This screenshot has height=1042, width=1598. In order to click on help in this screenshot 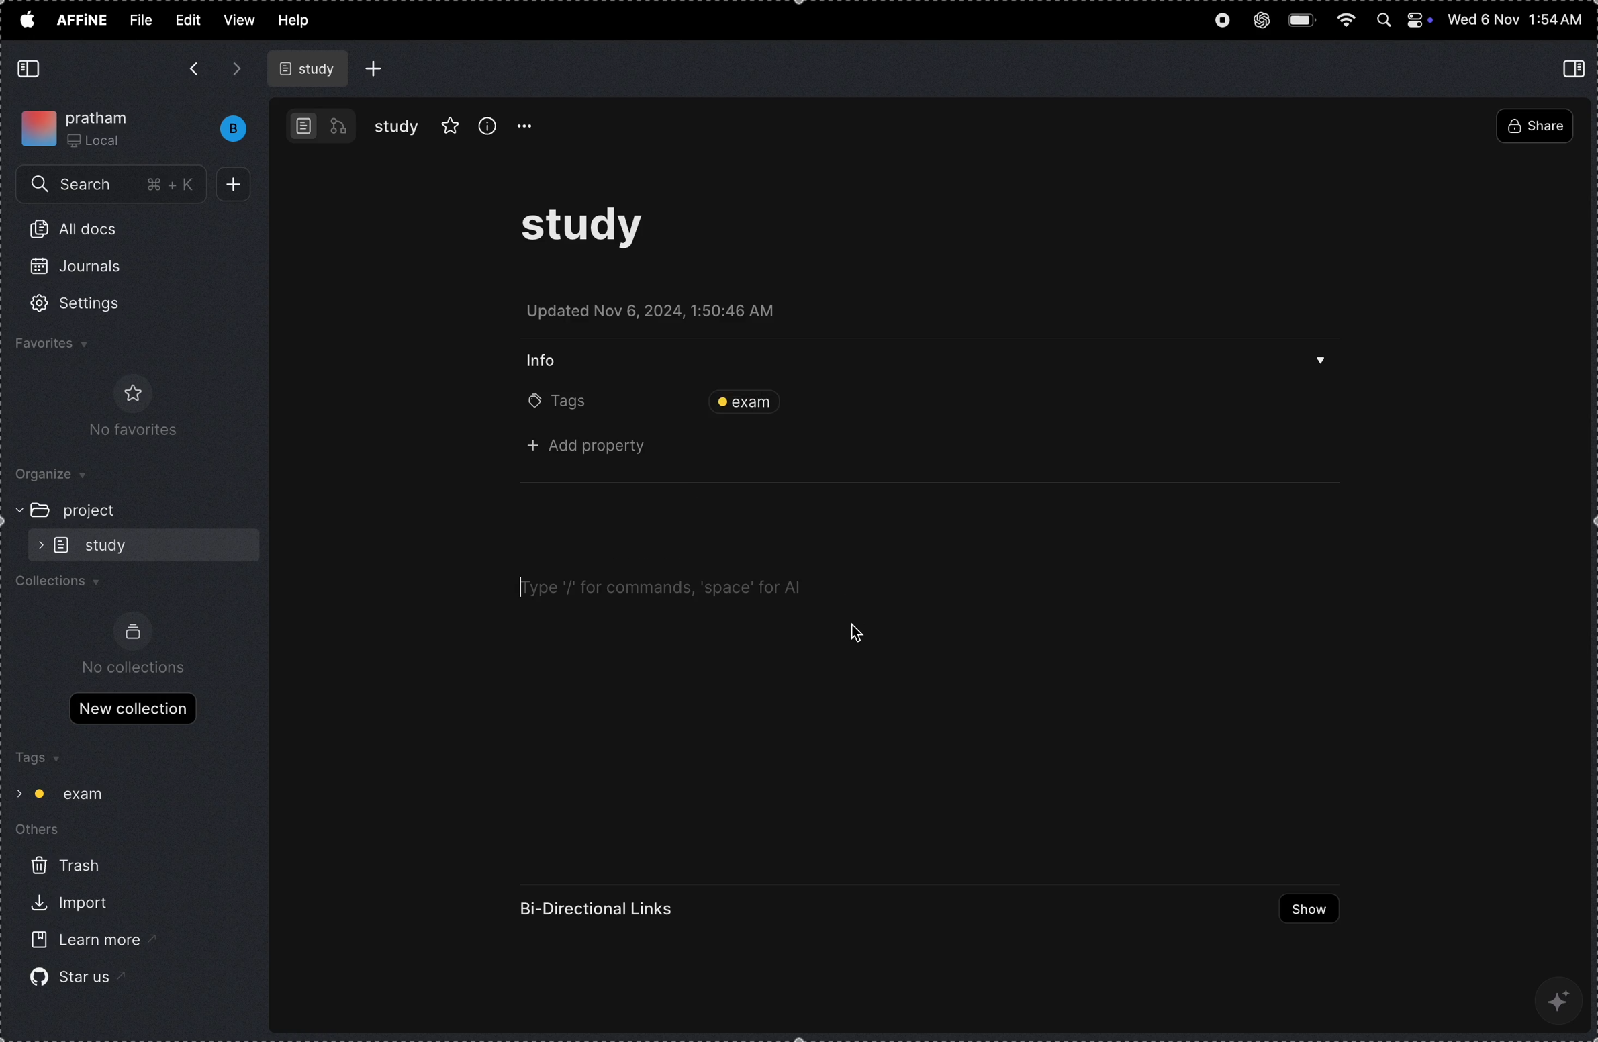, I will do `click(300, 21)`.